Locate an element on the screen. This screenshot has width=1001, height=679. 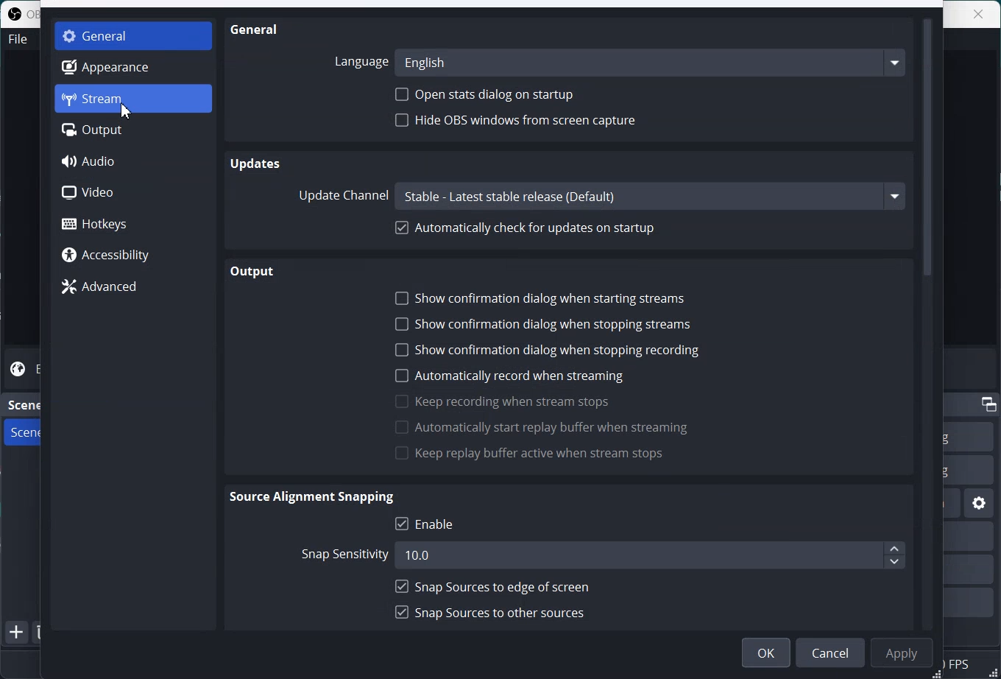
Cancel is located at coordinates (833, 652).